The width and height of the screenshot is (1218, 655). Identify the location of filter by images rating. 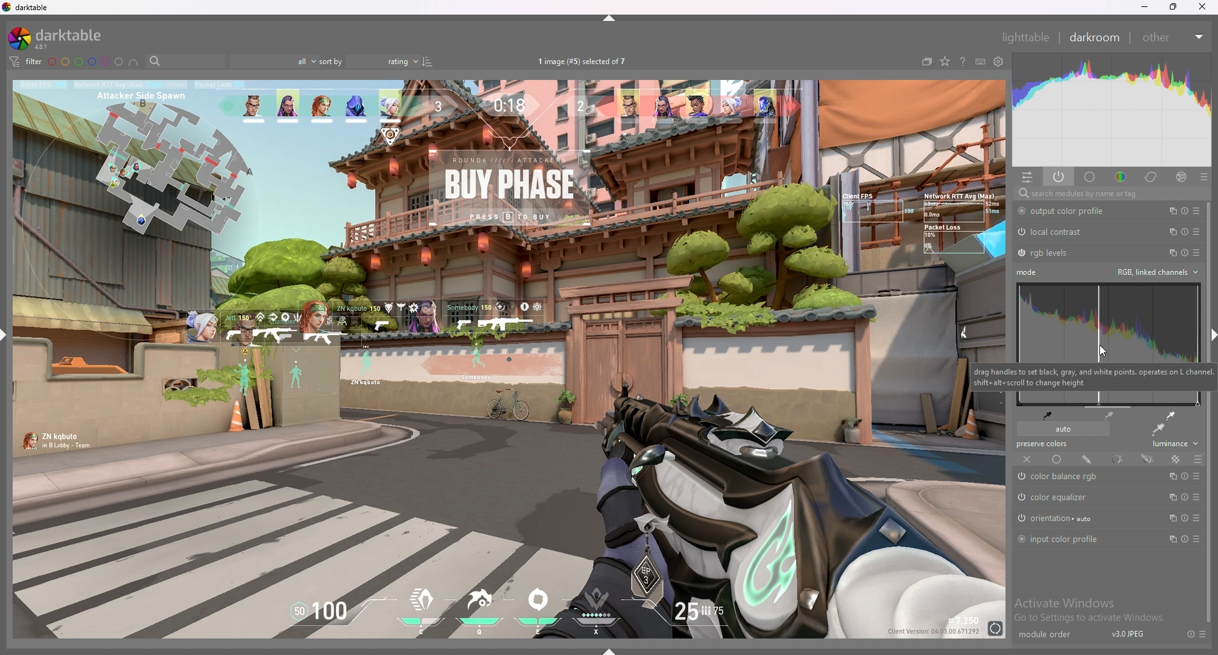
(272, 62).